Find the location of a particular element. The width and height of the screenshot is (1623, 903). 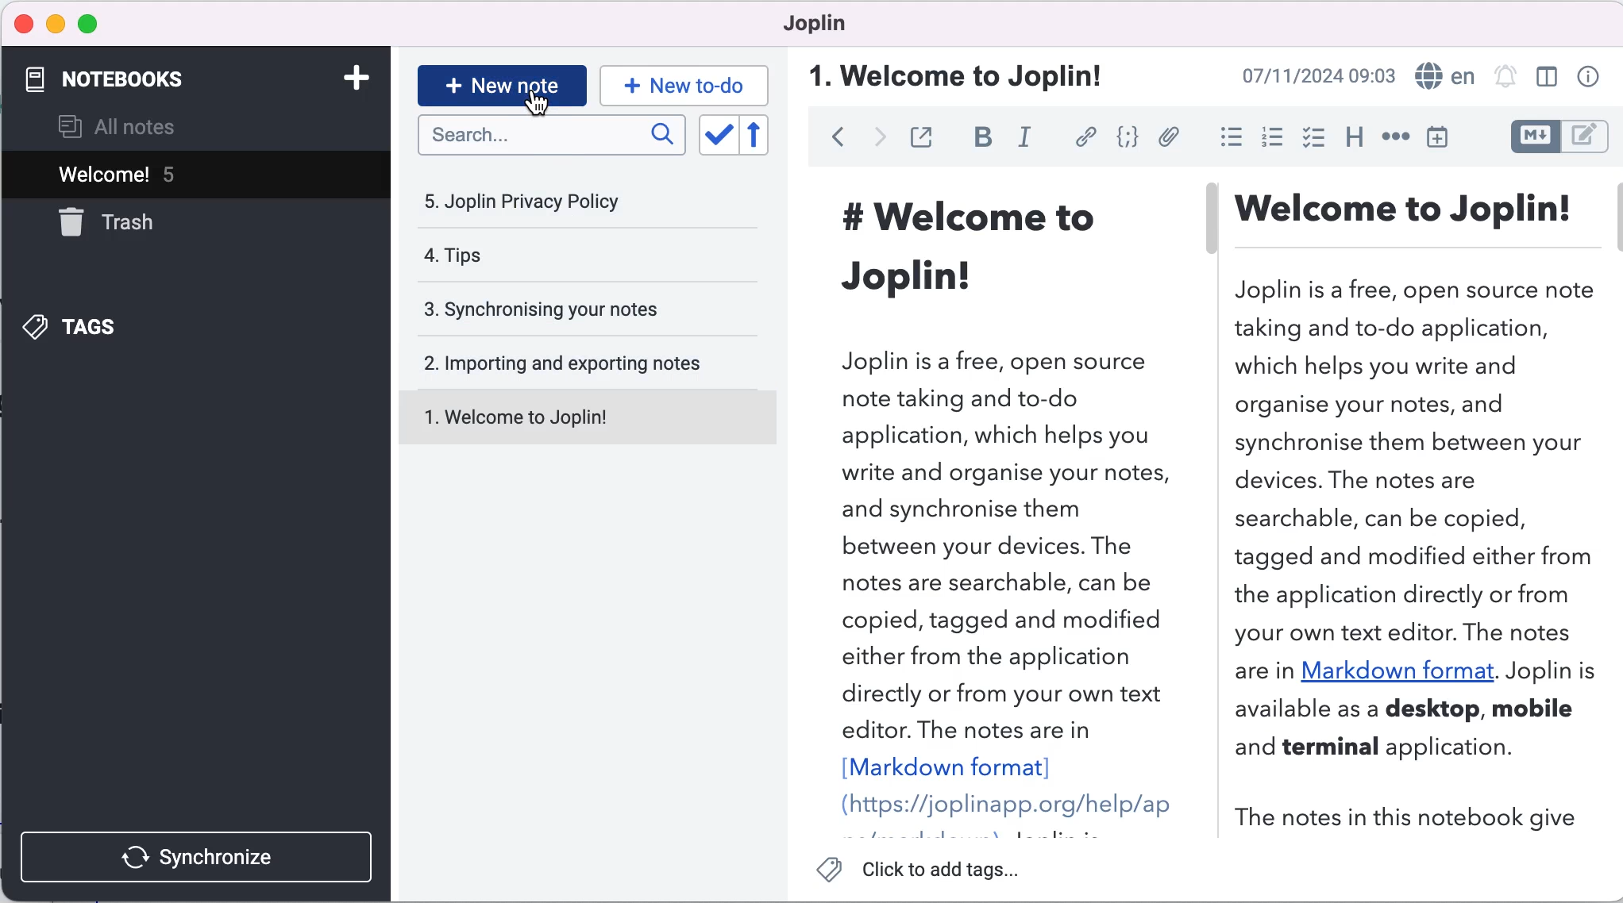

Welcome to Joplin!
Joplin is a free, open source note
taking and to-do application,
which helps you write and
organise your notes, and
synchronise them between your
devices. The notes are
searchable, can be copied,
tagged and modified either from
the application directly or from
your own text editor. The notes
are in Markdown format. Joplin is
available as a desktop, mobile
and terminal application.

The notes in this notebook give is located at coordinates (1422, 507).